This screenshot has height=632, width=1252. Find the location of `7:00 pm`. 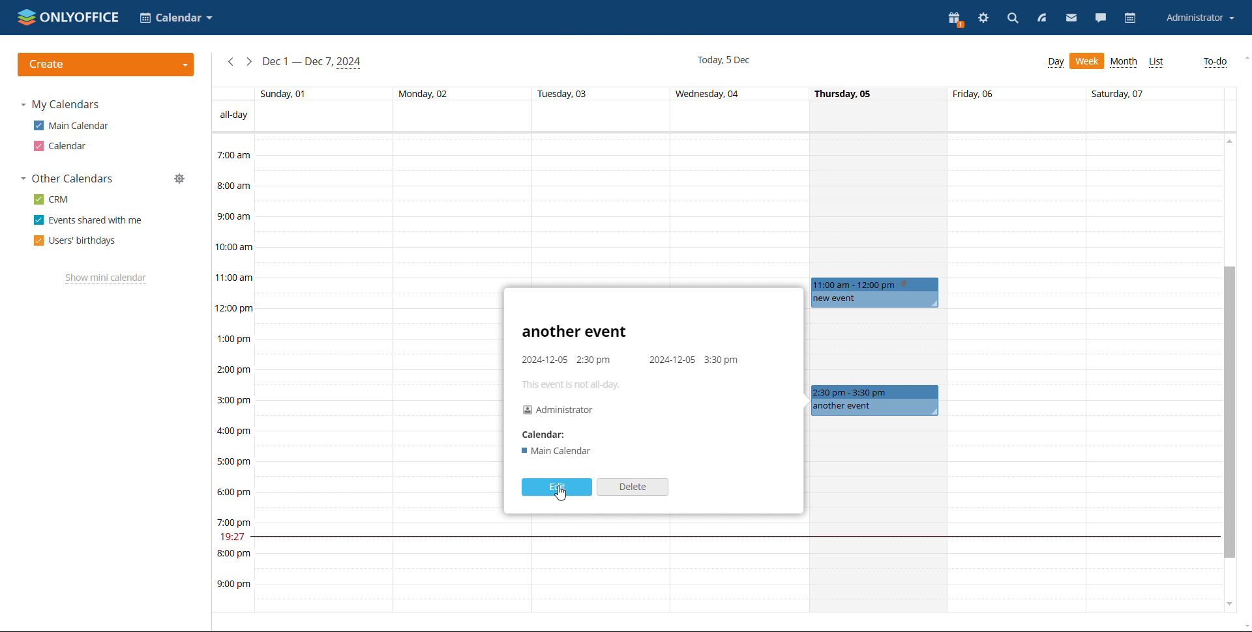

7:00 pm is located at coordinates (233, 523).